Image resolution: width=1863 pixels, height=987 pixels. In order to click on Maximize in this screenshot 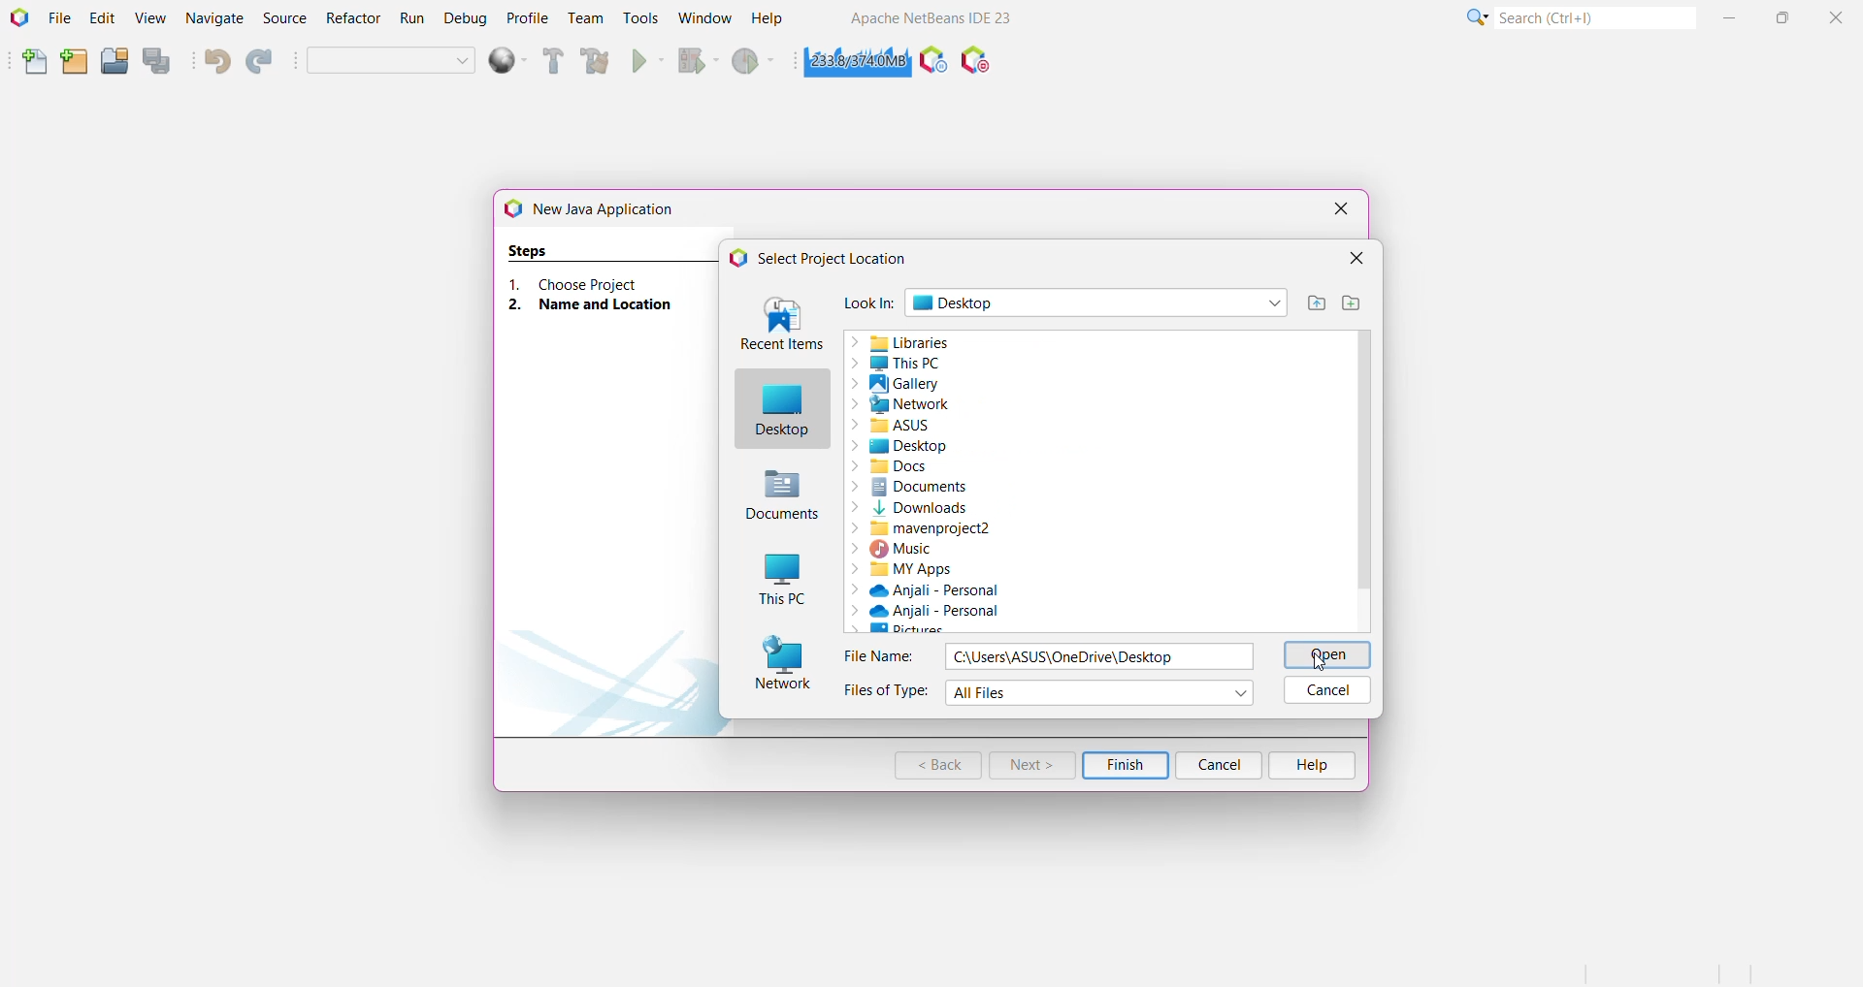, I will do `click(1784, 18)`.